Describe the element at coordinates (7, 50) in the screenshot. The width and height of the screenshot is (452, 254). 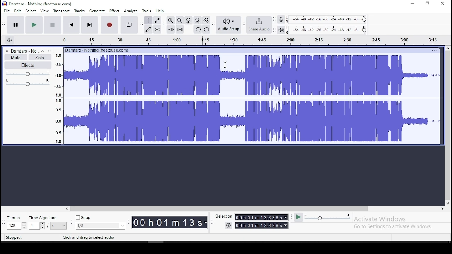
I see `delete track` at that location.